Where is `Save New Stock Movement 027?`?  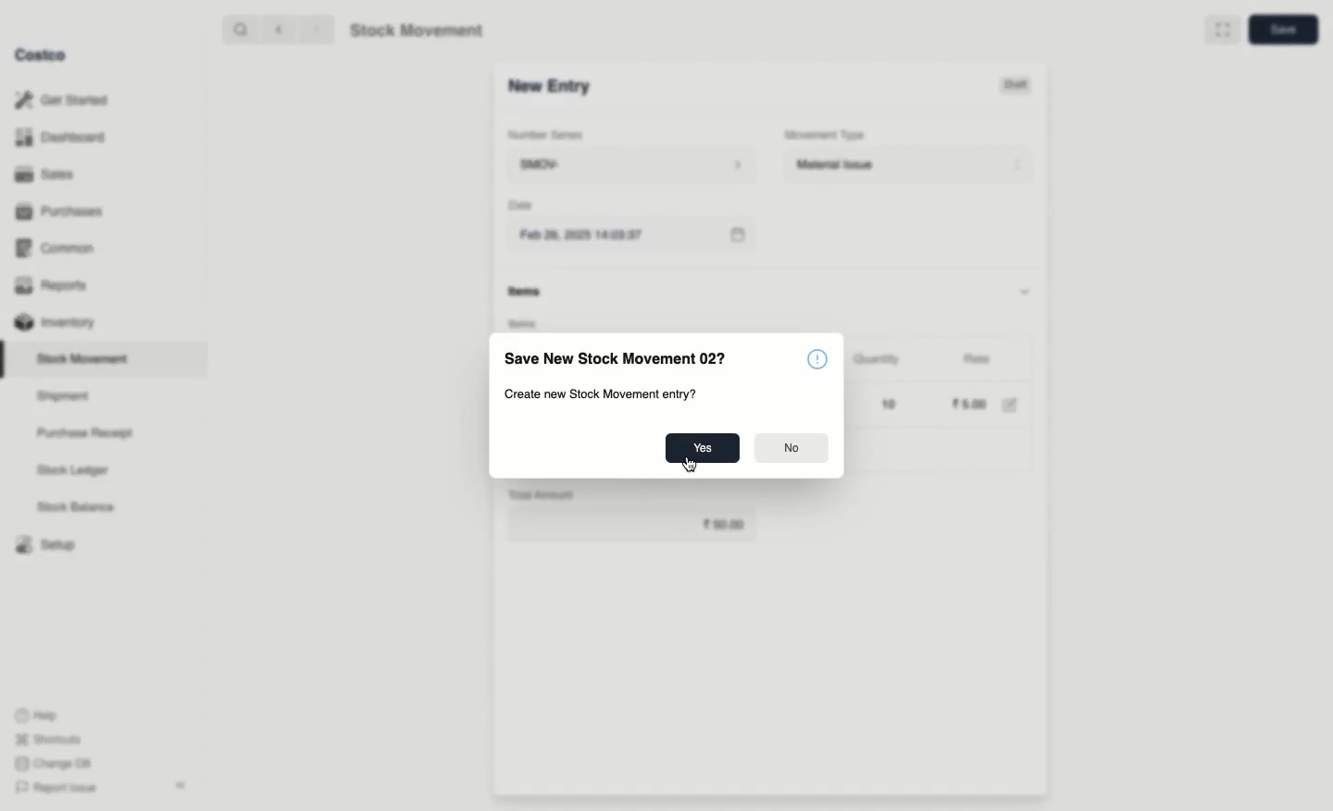 Save New Stock Movement 027? is located at coordinates (615, 357).